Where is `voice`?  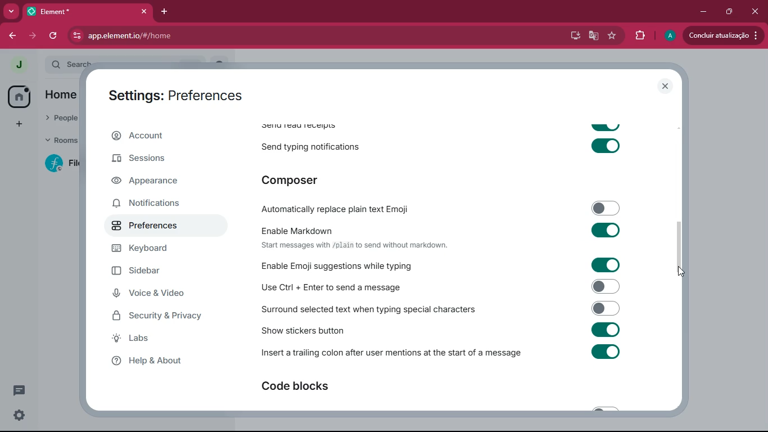
voice is located at coordinates (156, 294).